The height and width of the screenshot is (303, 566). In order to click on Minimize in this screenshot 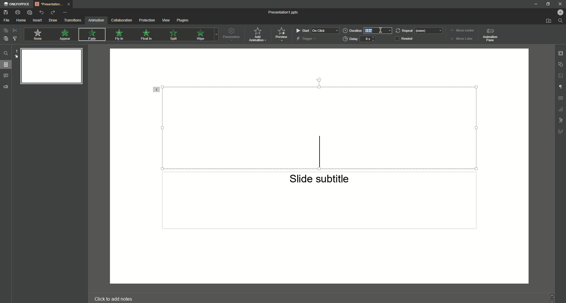, I will do `click(547, 4)`.